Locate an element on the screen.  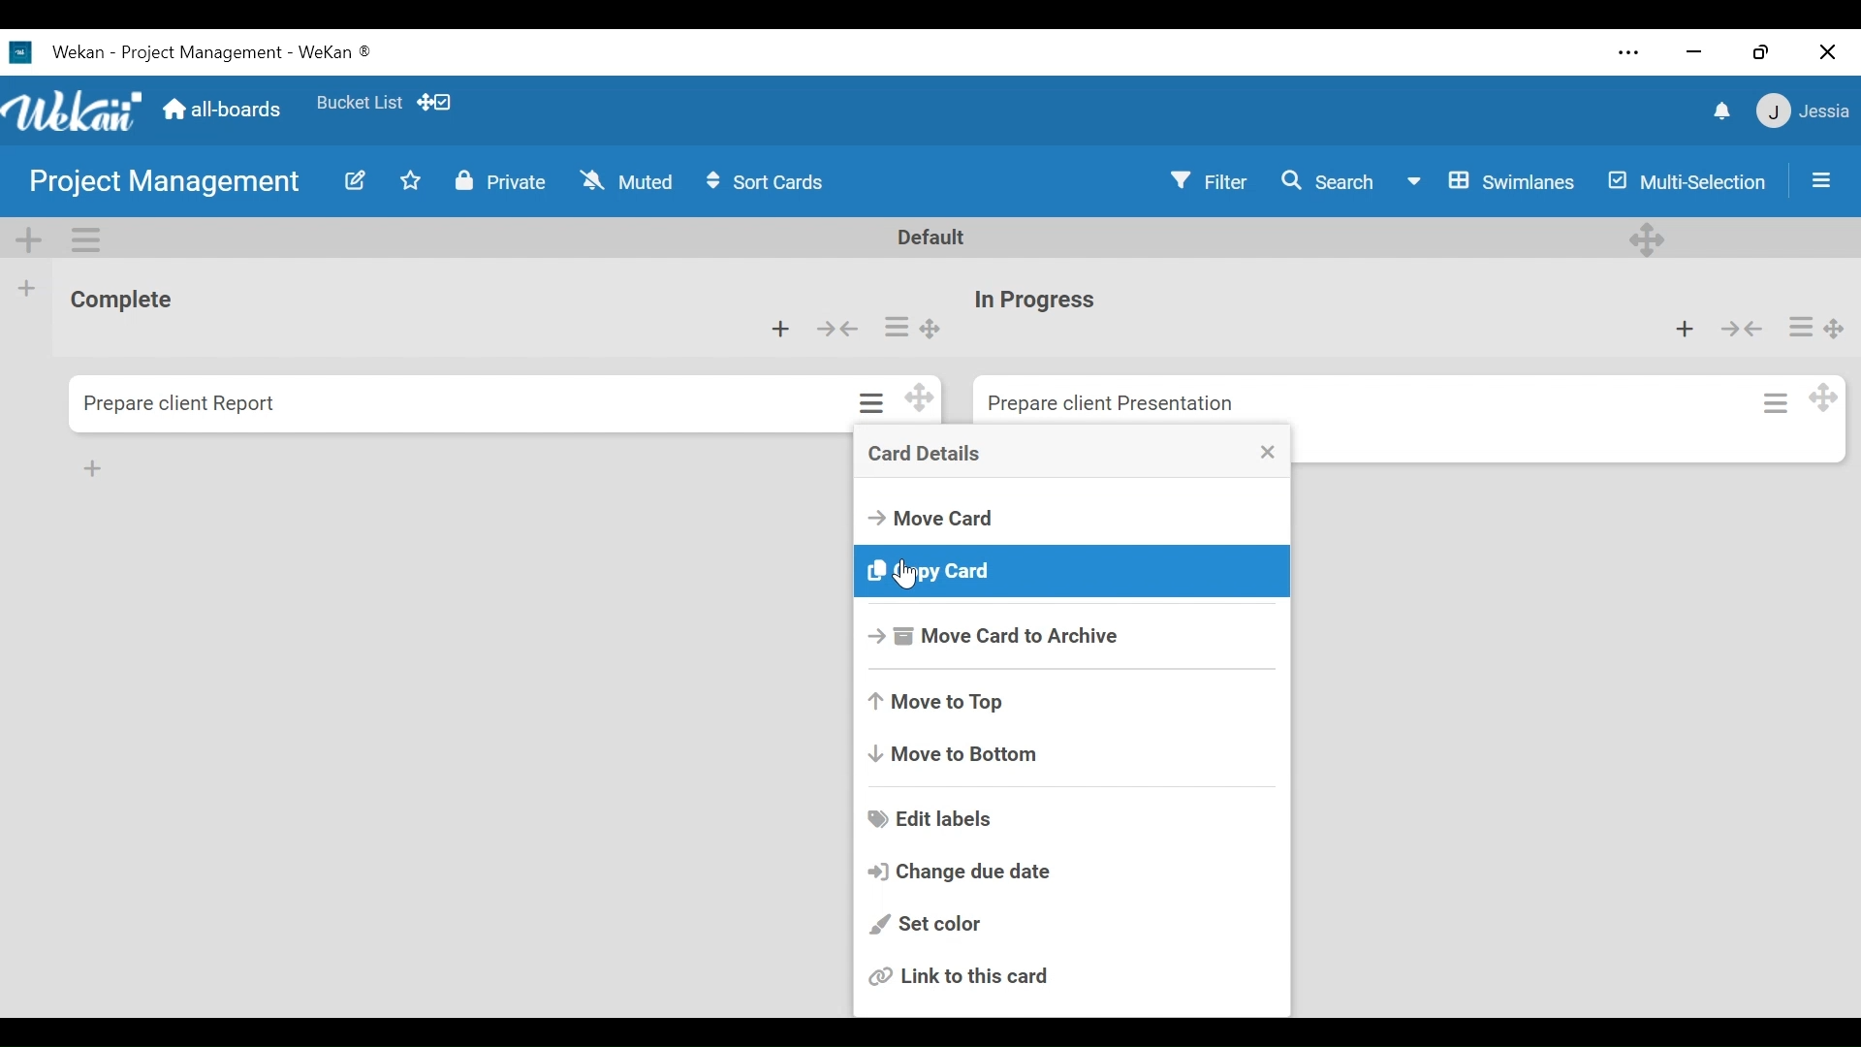
Move Card is located at coordinates (934, 518).